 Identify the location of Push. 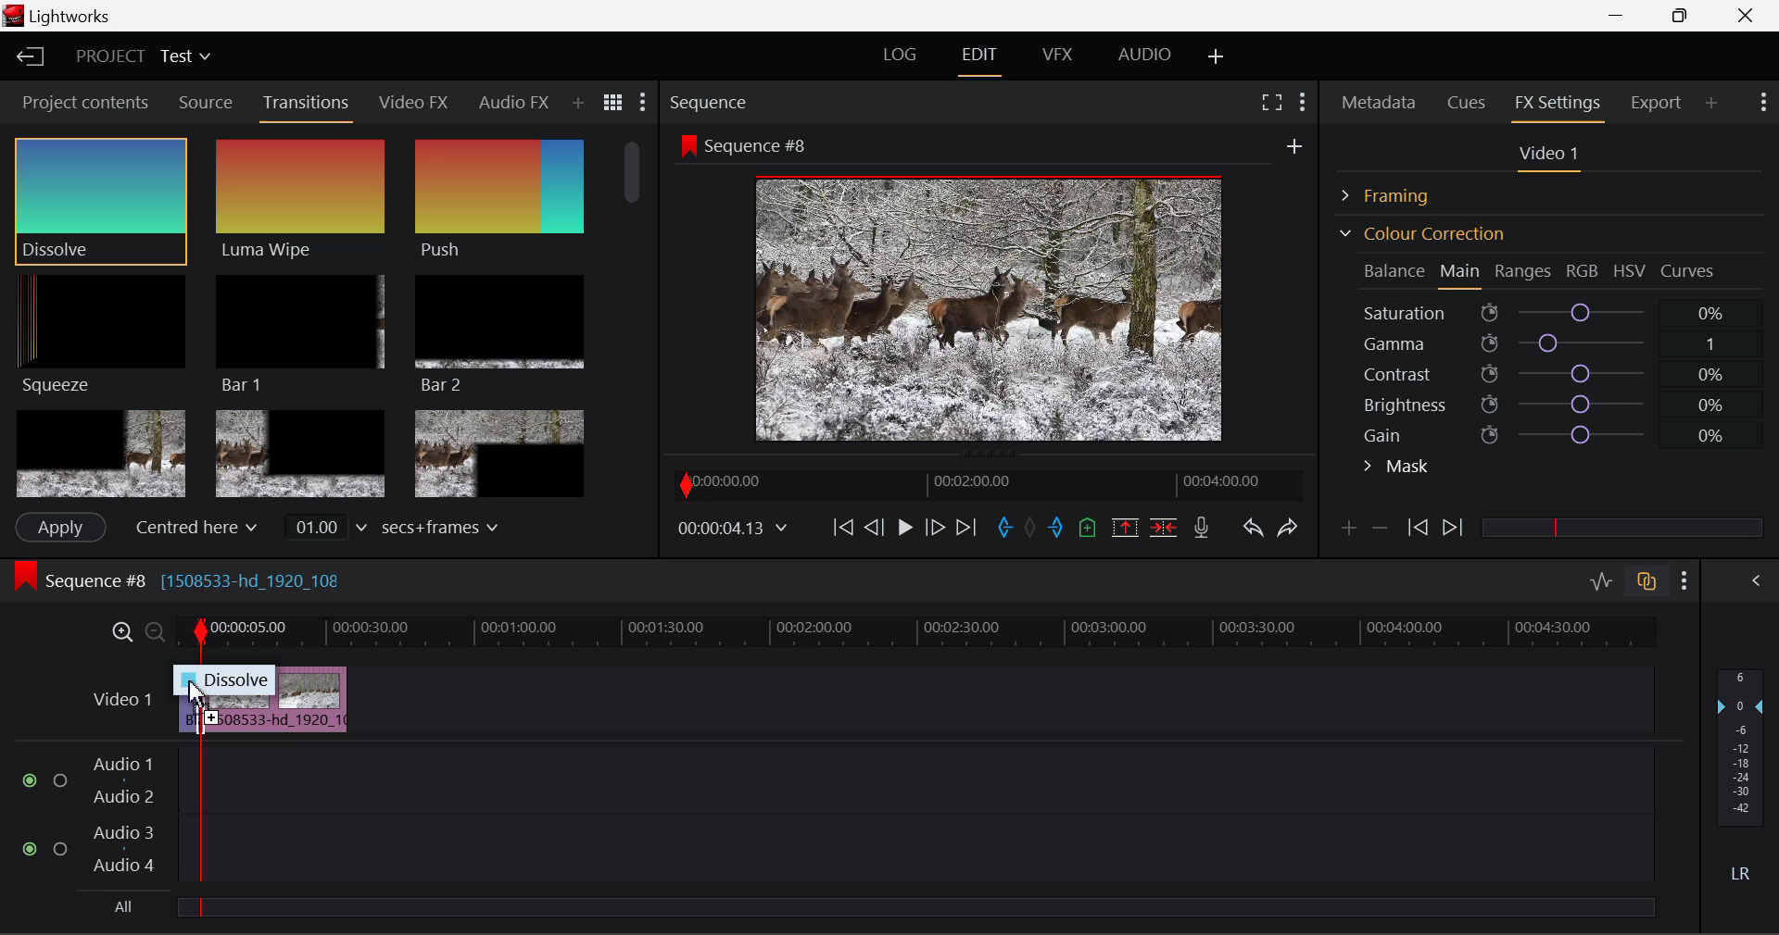
(498, 200).